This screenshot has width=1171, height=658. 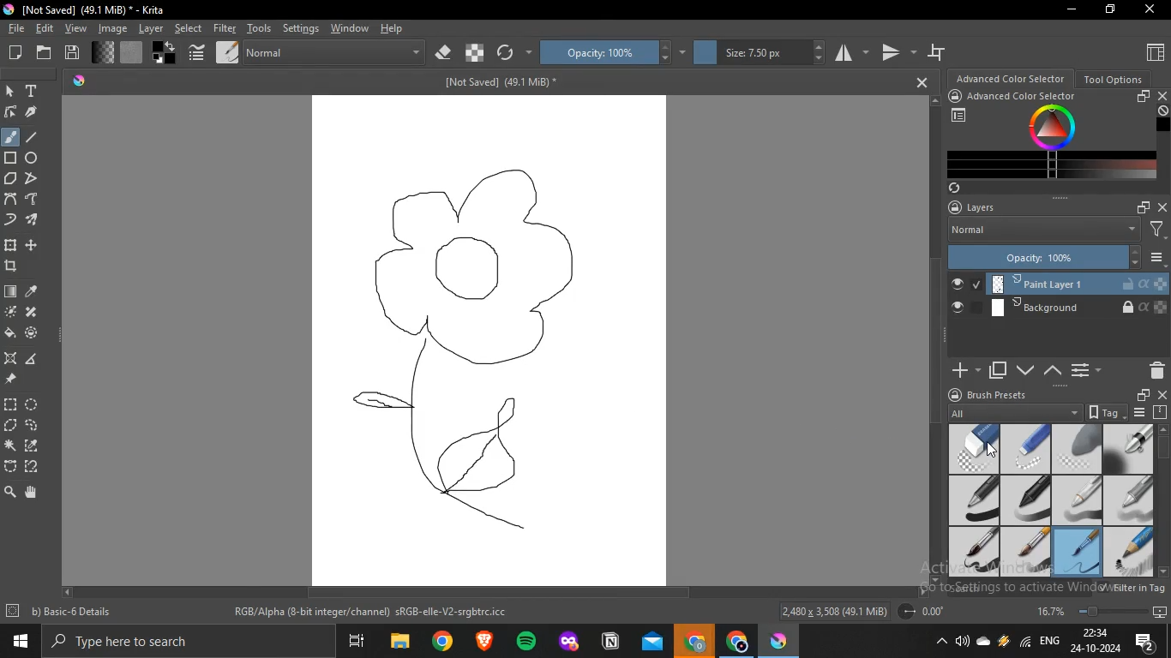 What do you see at coordinates (1078, 500) in the screenshot?
I see `basic 3 flow` at bounding box center [1078, 500].